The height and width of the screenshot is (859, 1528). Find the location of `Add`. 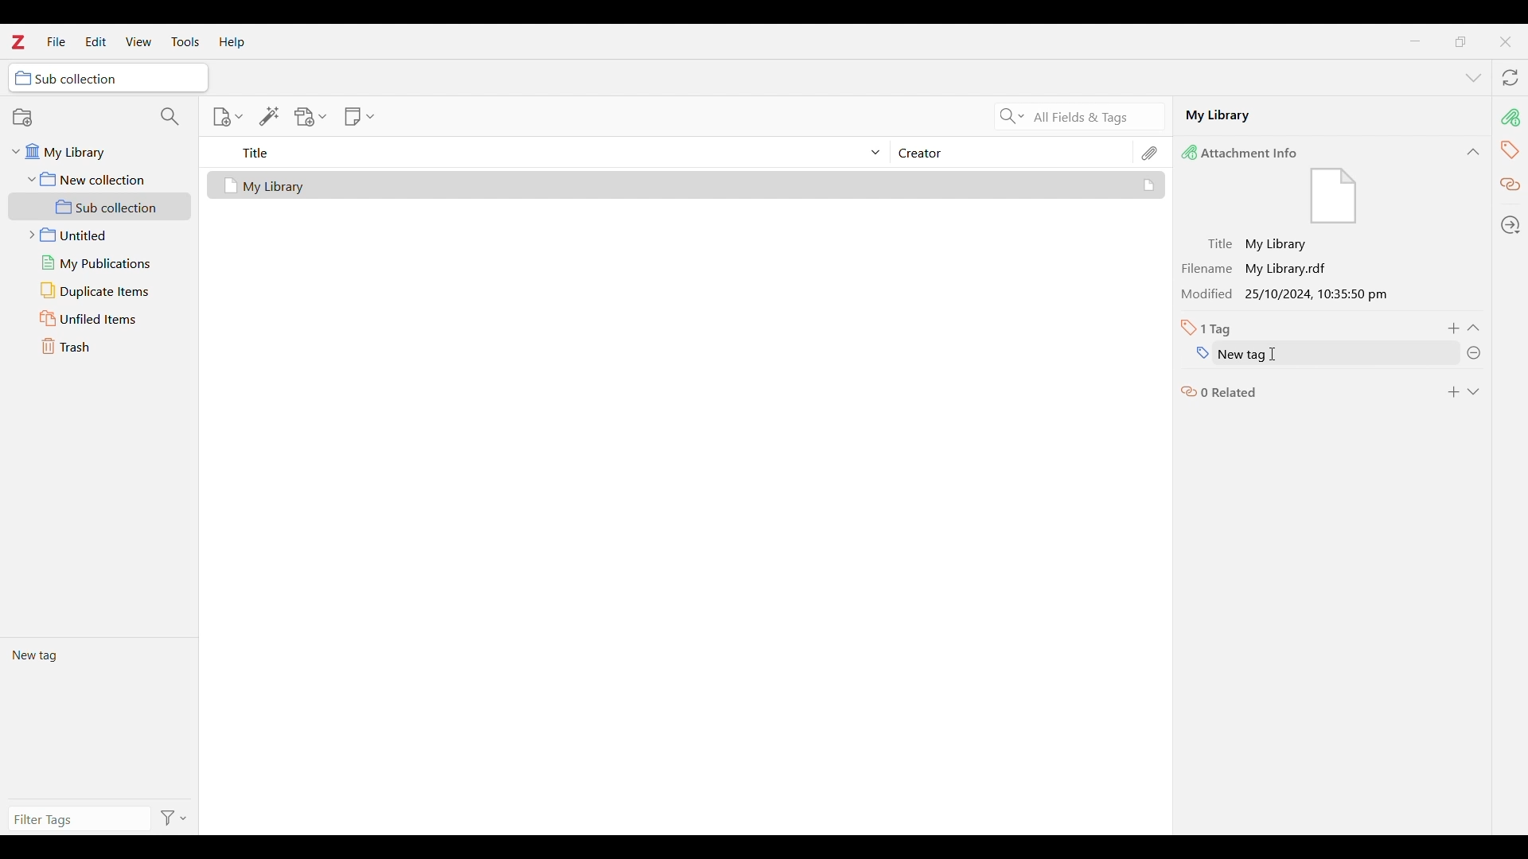

Add is located at coordinates (1453, 392).